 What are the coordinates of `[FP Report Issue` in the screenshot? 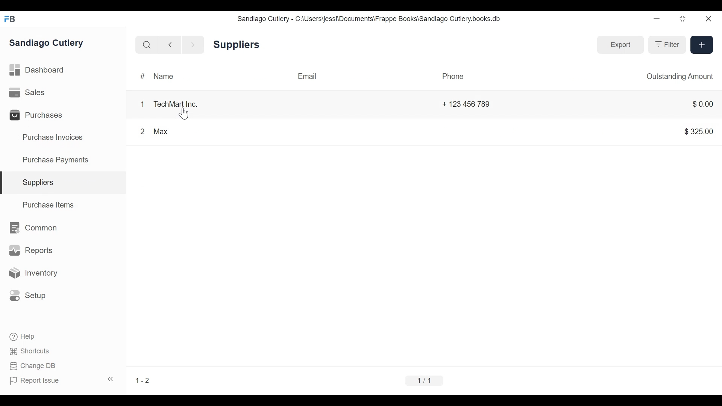 It's located at (37, 383).